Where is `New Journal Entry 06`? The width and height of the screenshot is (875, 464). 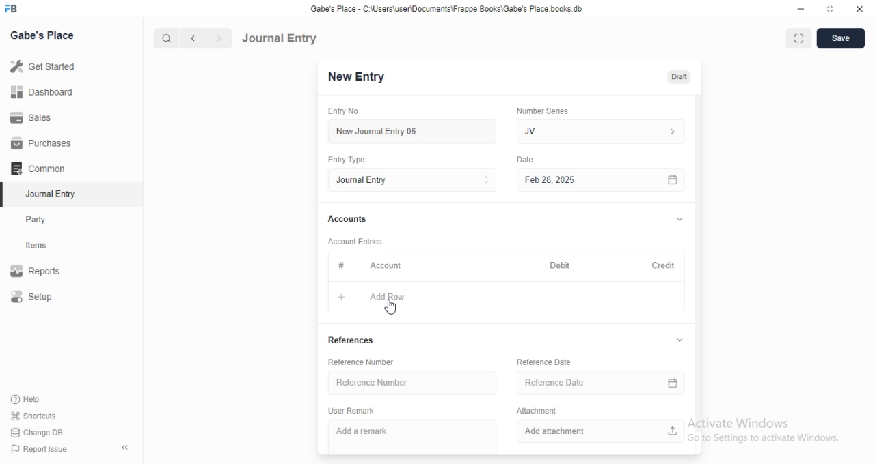 New Journal Entry 06 is located at coordinates (408, 130).